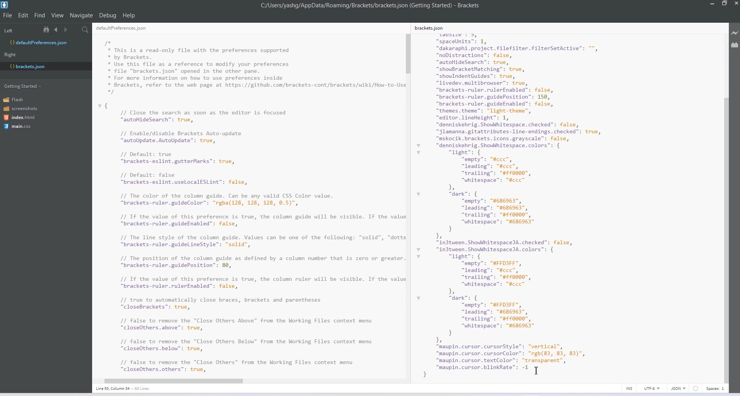 Image resolution: width=740 pixels, height=396 pixels. Describe the element at coordinates (724, 4) in the screenshot. I see `Maximize` at that location.